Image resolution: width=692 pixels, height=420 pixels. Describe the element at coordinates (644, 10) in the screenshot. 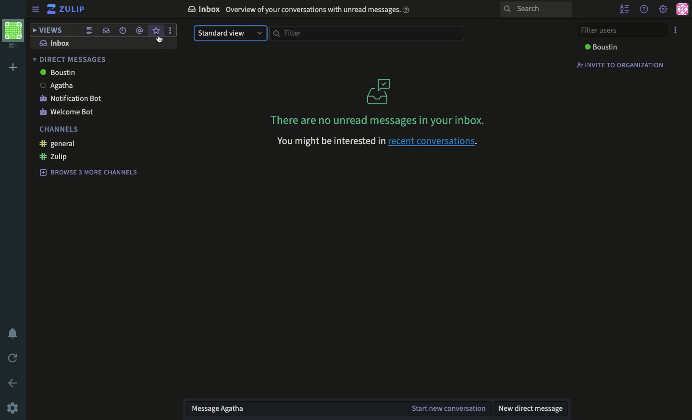

I see `help` at that location.